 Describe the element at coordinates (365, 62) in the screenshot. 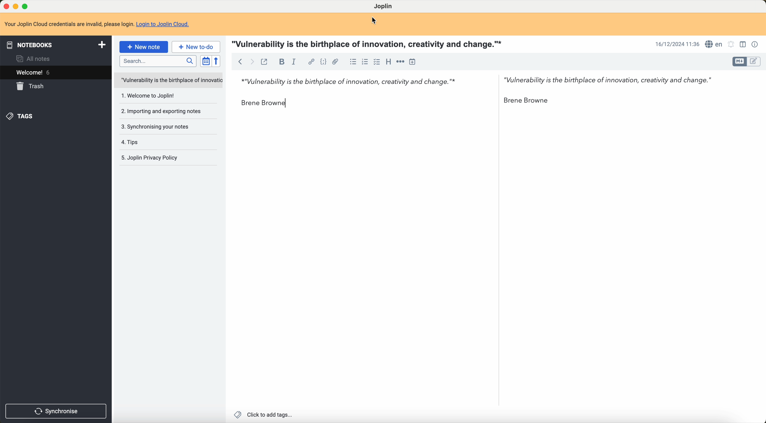

I see `numbered list` at that location.